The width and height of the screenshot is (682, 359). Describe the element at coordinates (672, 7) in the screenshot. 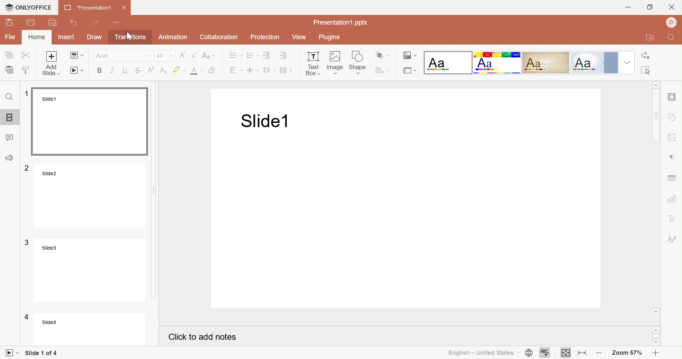

I see `Close` at that location.